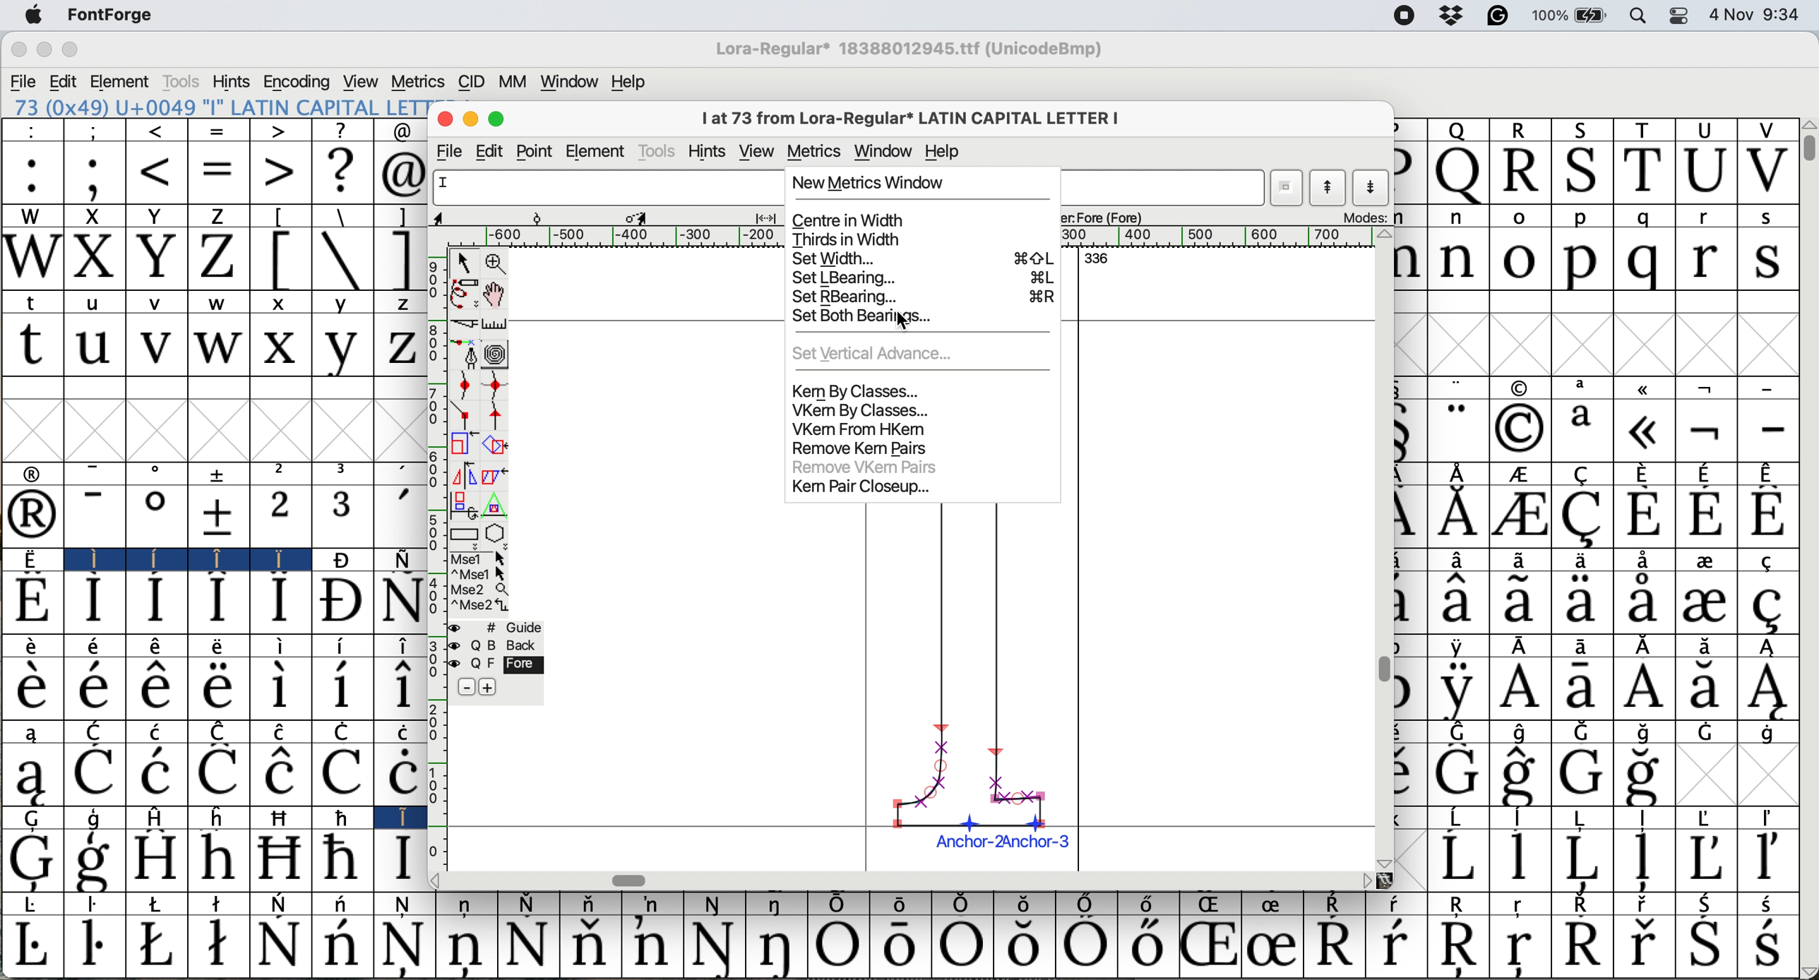 Image resolution: width=1819 pixels, height=980 pixels. What do you see at coordinates (861, 467) in the screenshot?
I see `remove vekm pairs` at bounding box center [861, 467].